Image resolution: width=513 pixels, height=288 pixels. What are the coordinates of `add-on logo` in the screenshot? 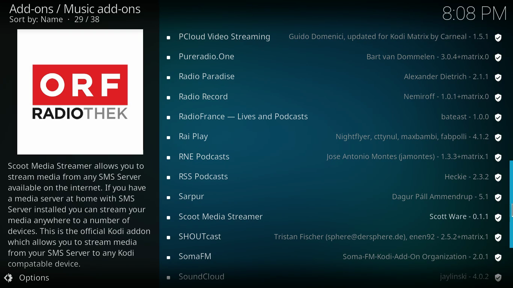 It's located at (77, 91).